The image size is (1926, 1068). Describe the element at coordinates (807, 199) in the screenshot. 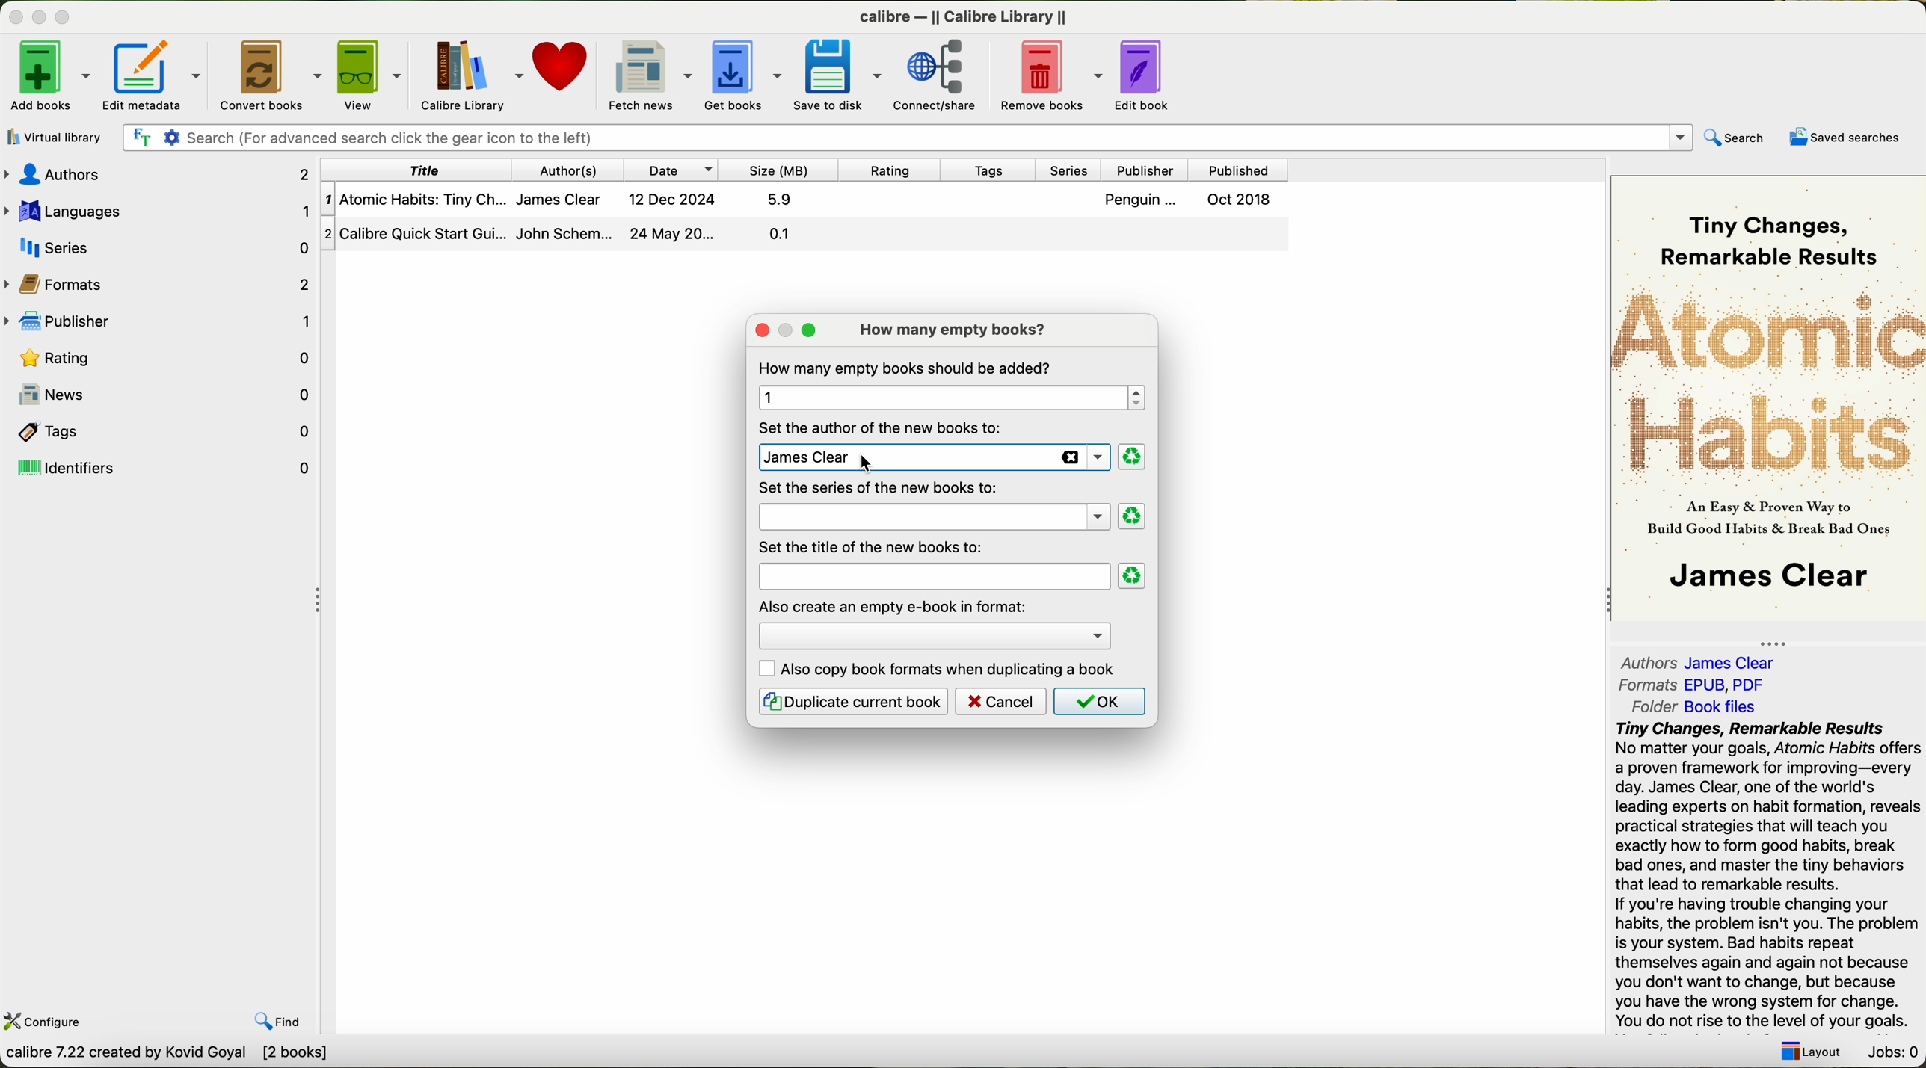

I see `first book` at that location.